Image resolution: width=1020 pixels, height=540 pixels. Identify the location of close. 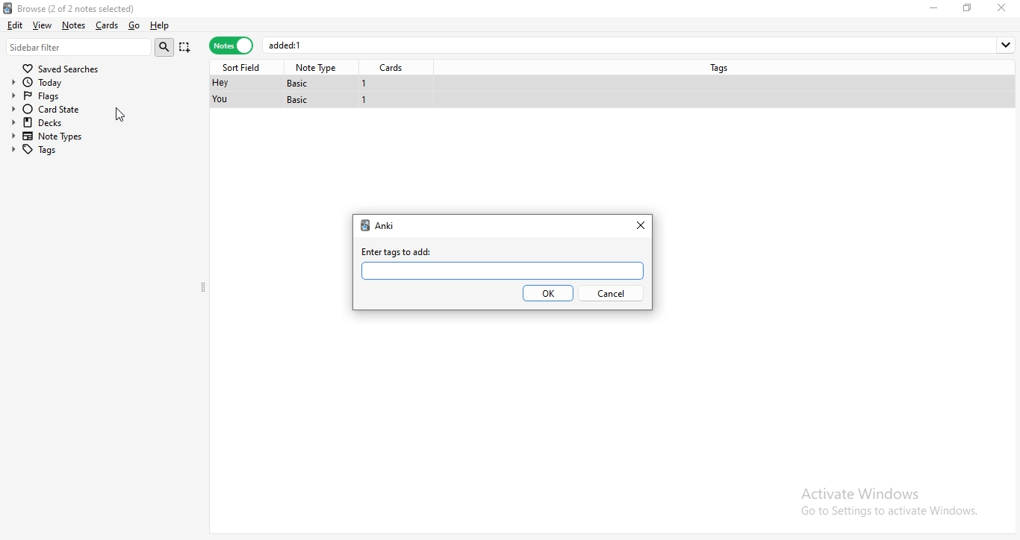
(1004, 7).